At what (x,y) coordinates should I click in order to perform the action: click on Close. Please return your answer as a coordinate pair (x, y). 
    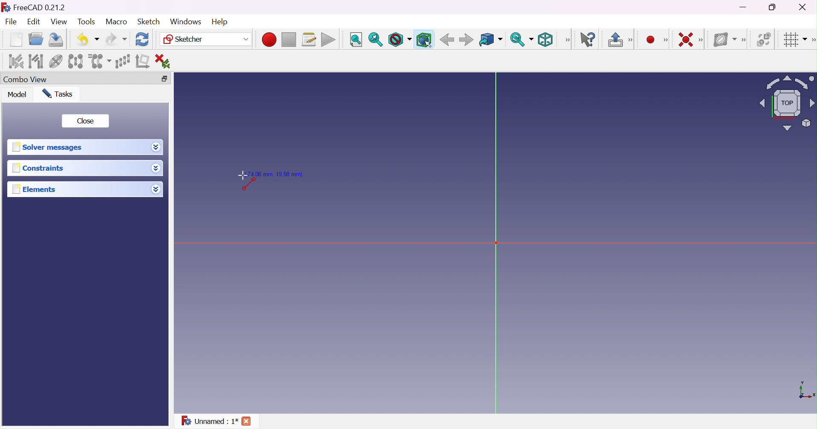
    Looking at the image, I should click on (248, 421).